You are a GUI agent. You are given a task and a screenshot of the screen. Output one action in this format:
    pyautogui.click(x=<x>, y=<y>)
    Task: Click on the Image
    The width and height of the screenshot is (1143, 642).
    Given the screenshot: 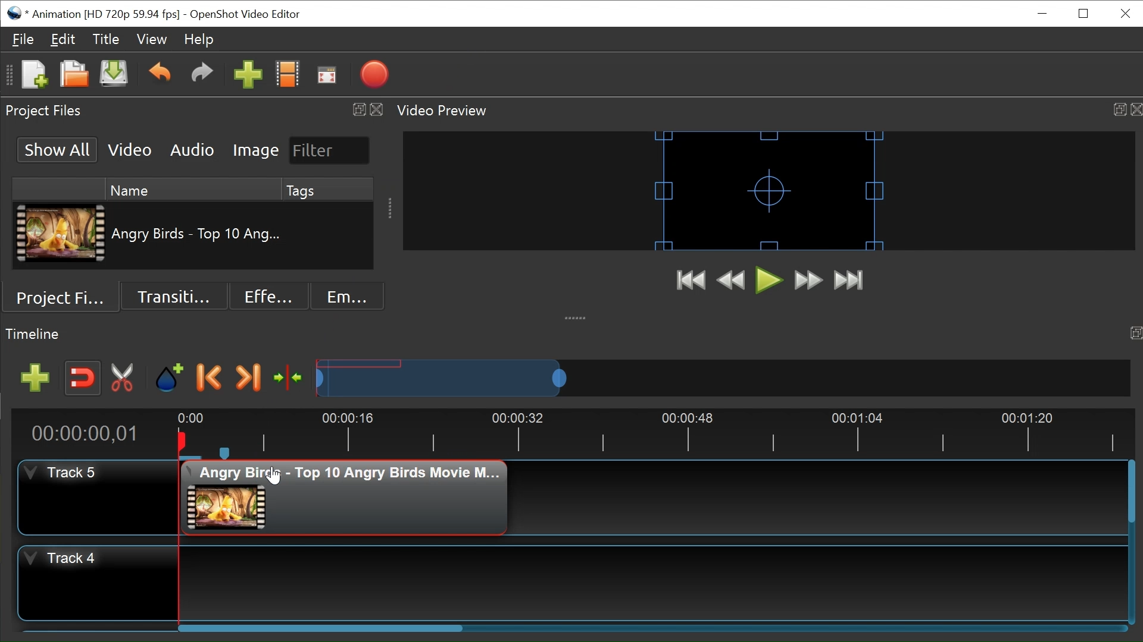 What is the action you would take?
    pyautogui.click(x=255, y=152)
    